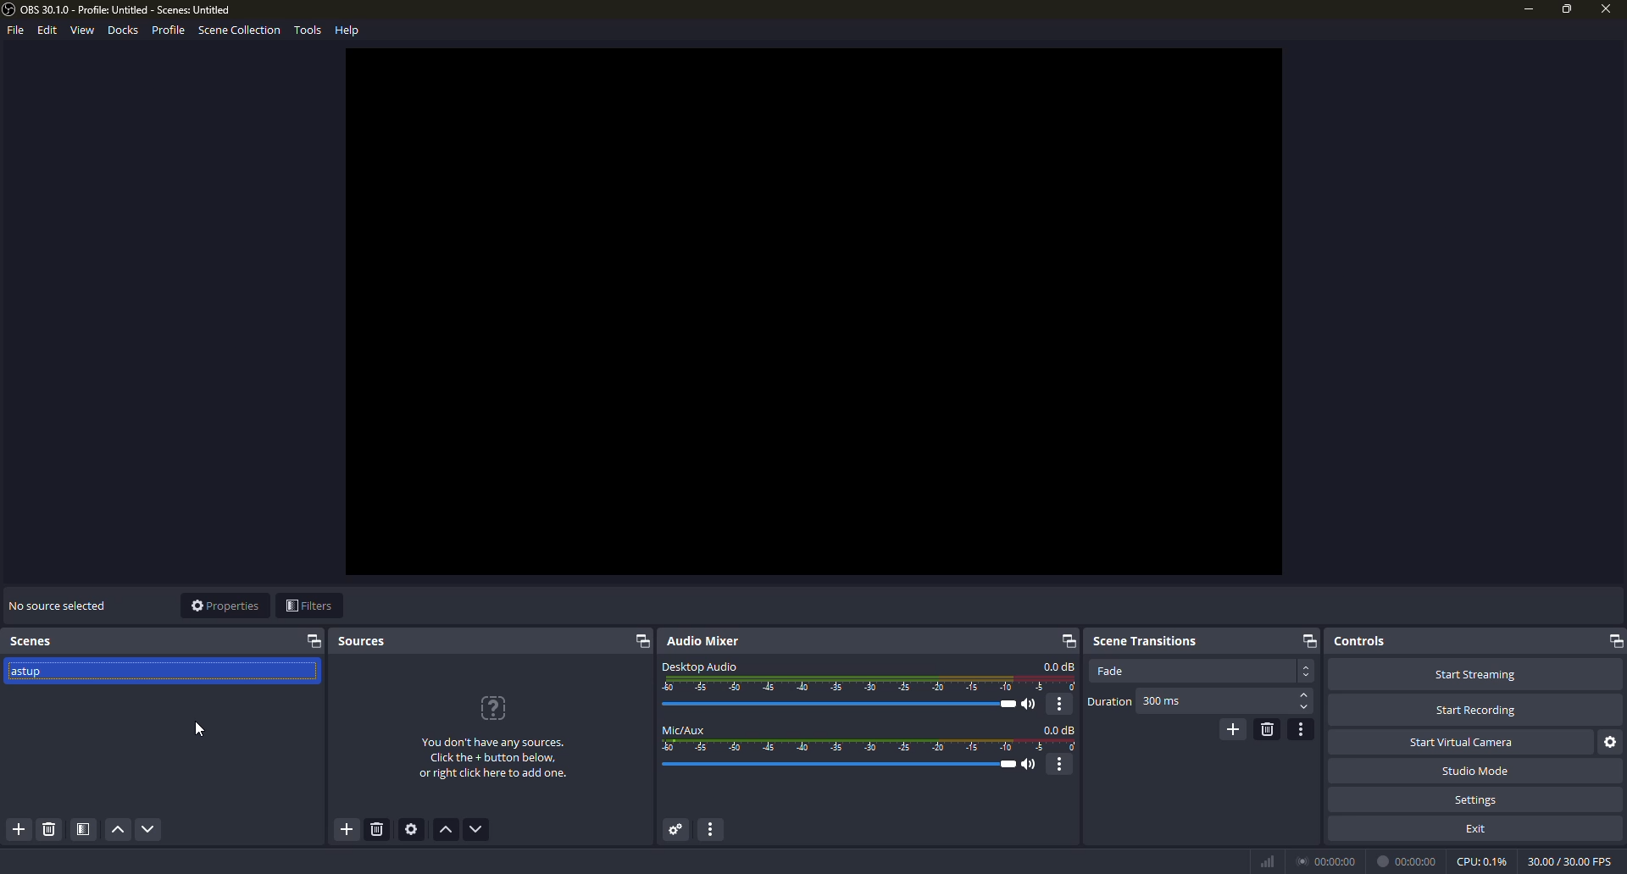 This screenshot has height=874, width=1627. Describe the element at coordinates (1110, 671) in the screenshot. I see `fade` at that location.